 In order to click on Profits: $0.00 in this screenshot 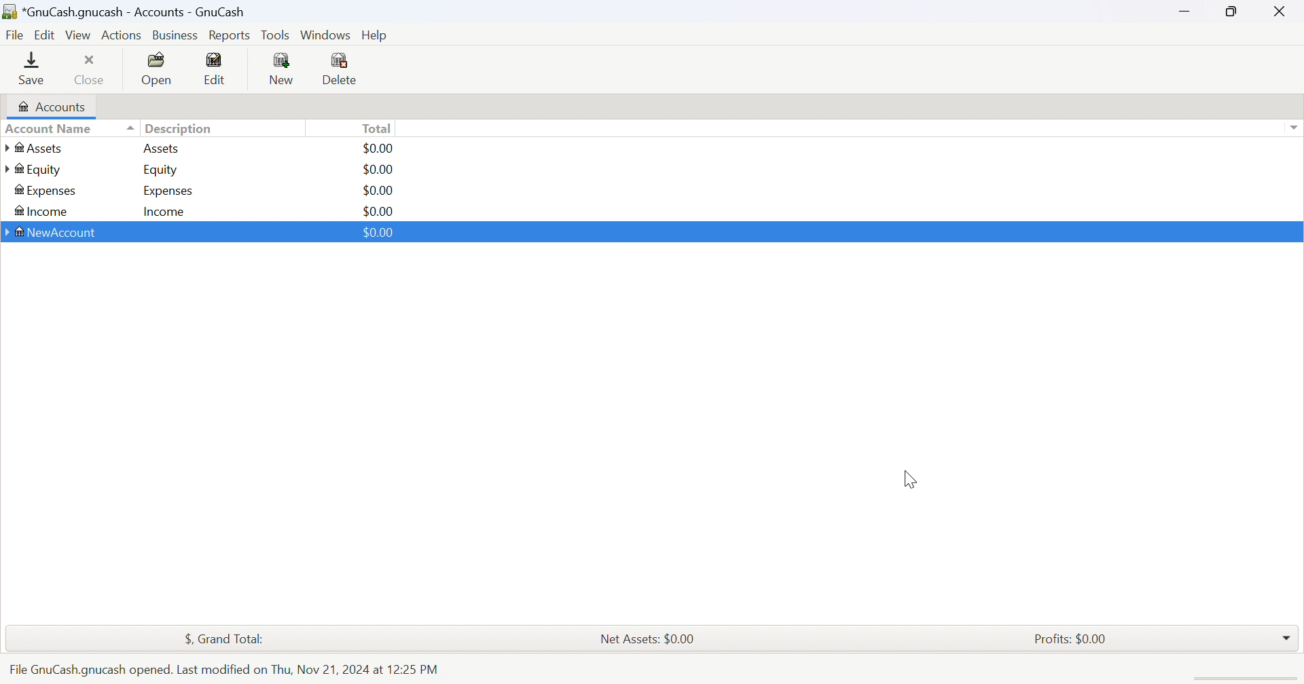, I will do `click(1073, 639)`.